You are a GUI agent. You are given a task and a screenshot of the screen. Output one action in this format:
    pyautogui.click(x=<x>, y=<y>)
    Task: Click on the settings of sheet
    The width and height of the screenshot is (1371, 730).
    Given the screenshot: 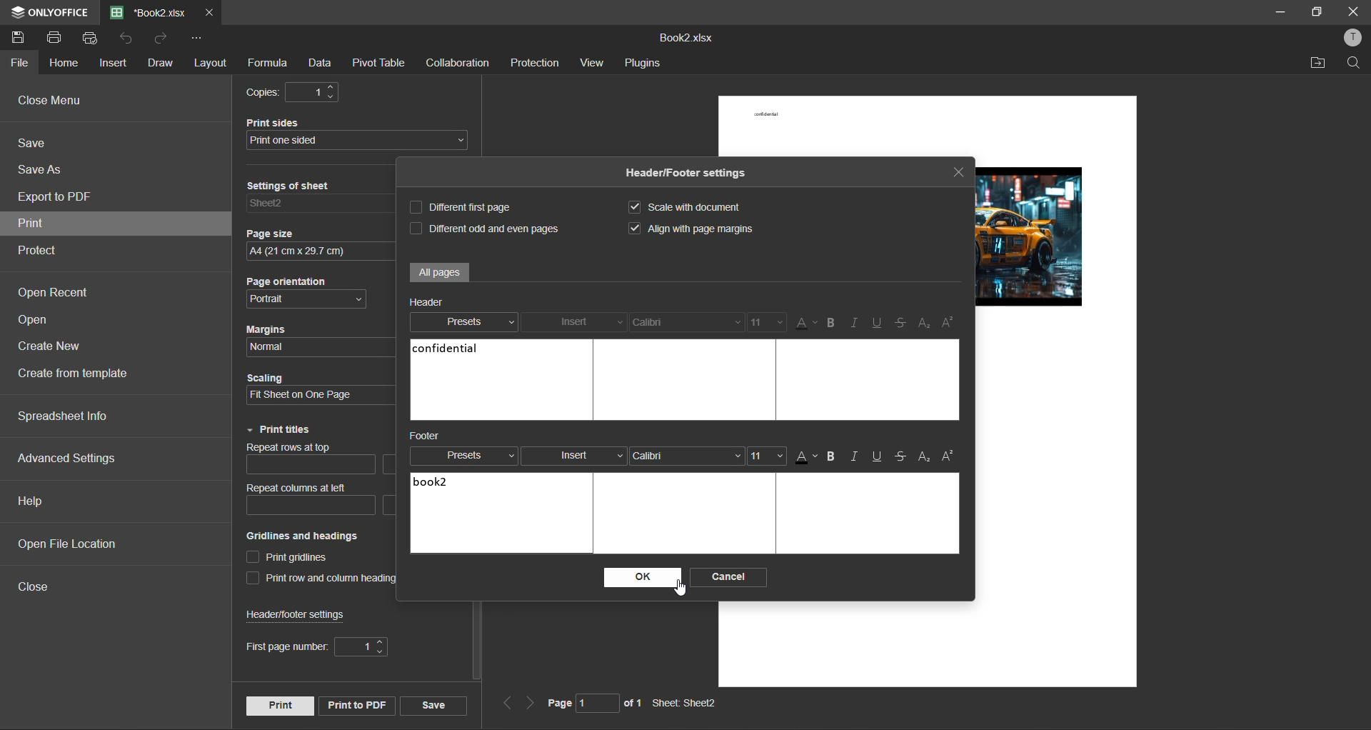 What is the action you would take?
    pyautogui.click(x=319, y=206)
    